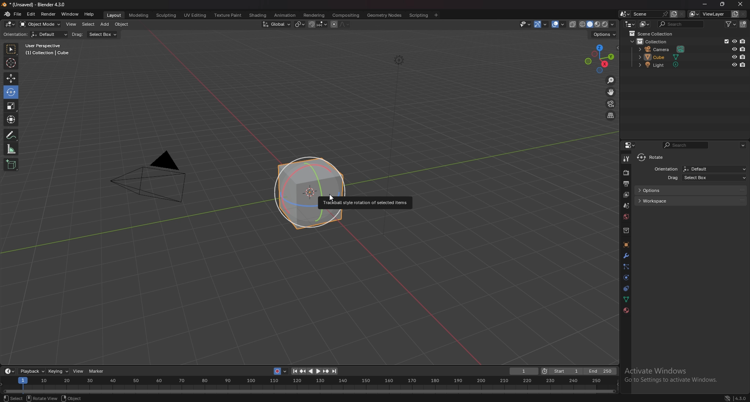  I want to click on add view layer, so click(735, 14).